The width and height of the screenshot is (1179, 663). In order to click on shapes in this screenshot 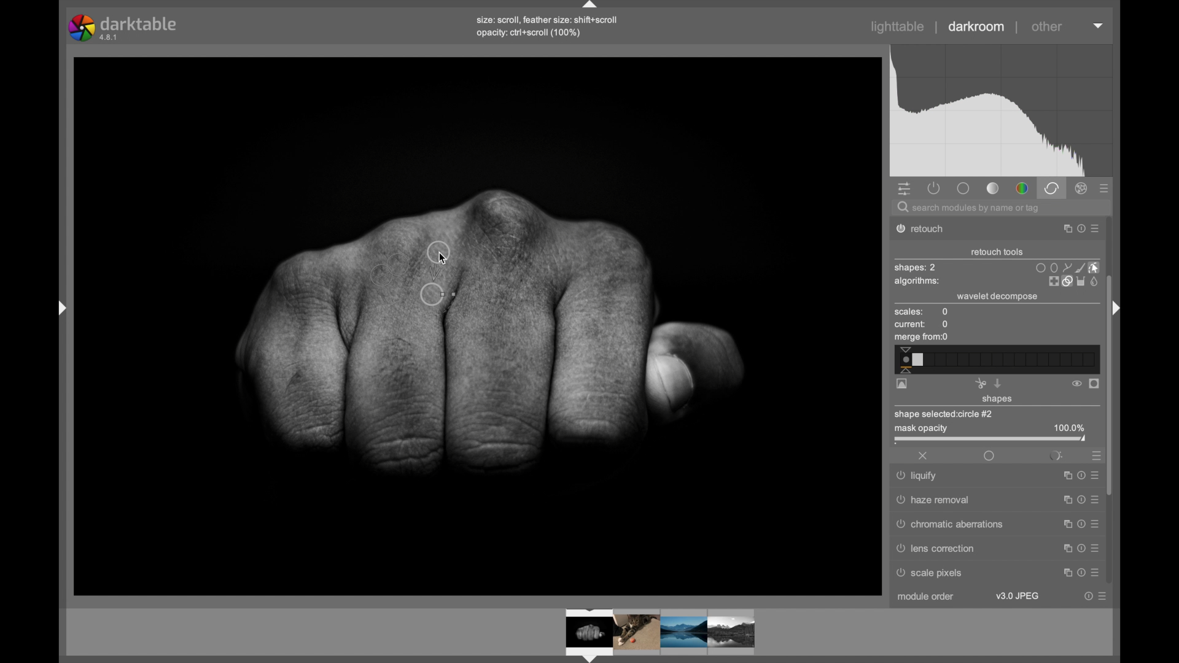, I will do `click(998, 400)`.